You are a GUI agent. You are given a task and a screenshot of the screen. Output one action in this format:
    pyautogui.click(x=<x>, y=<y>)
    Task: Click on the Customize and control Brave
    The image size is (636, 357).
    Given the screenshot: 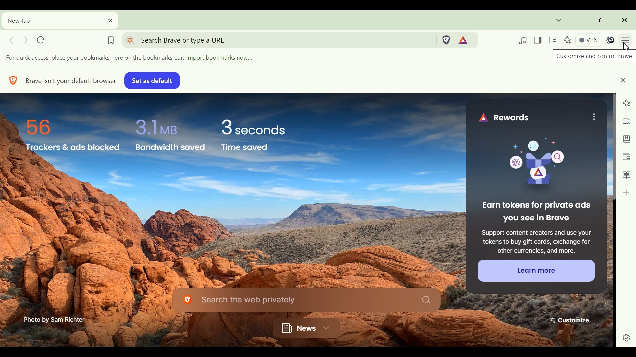 What is the action you would take?
    pyautogui.click(x=627, y=39)
    